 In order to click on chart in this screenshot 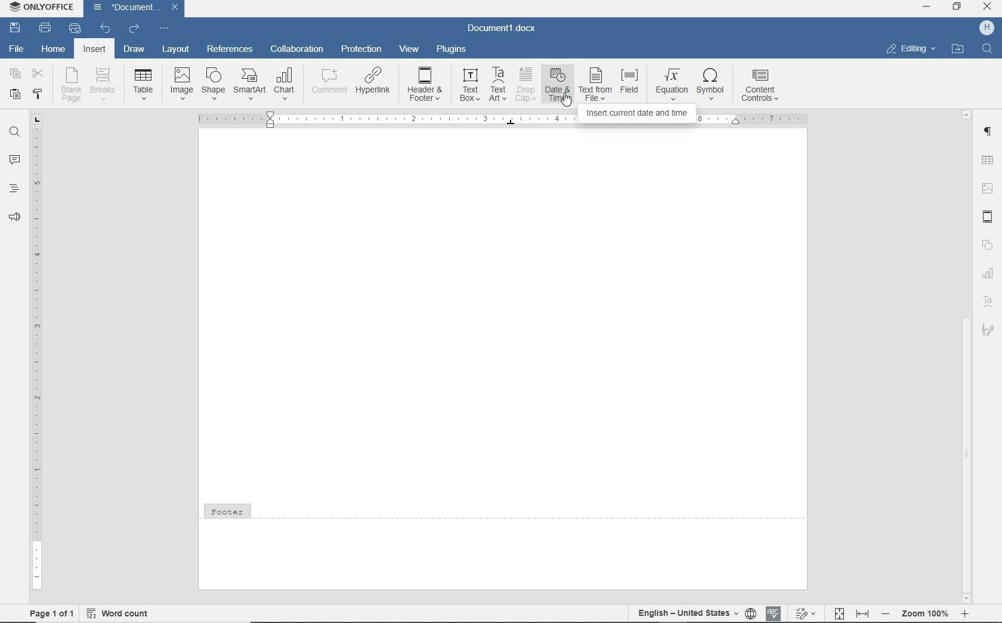, I will do `click(286, 82)`.